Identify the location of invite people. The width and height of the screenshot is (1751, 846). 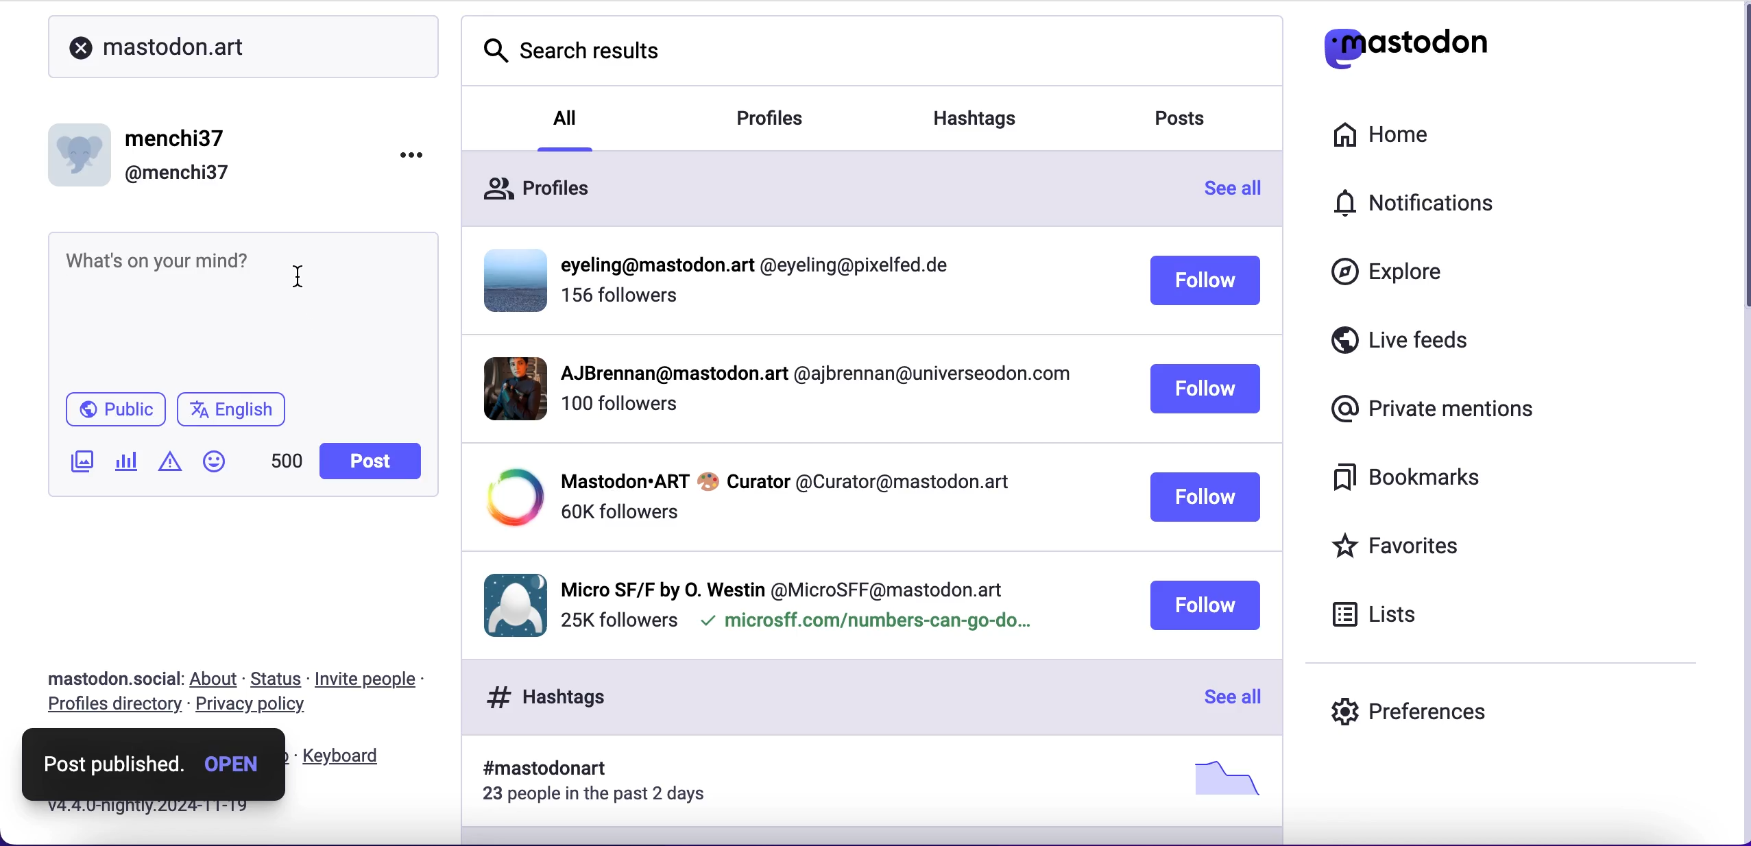
(380, 679).